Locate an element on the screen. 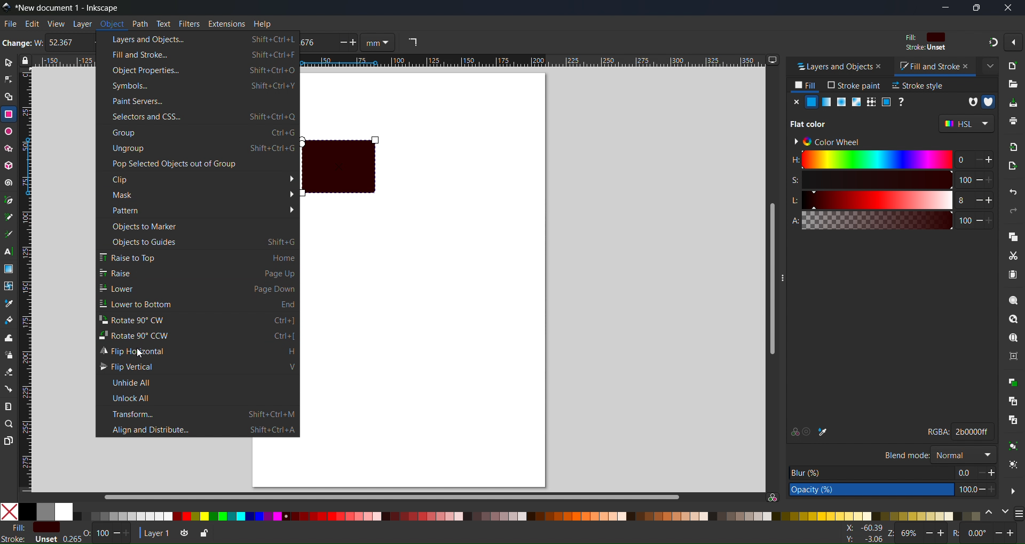 The height and width of the screenshot is (544, 1025). 2b0000ff is located at coordinates (973, 431).